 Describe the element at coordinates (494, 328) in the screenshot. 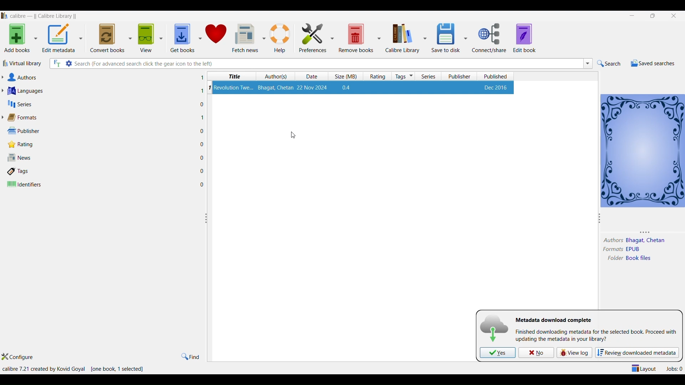

I see `download logo ` at that location.